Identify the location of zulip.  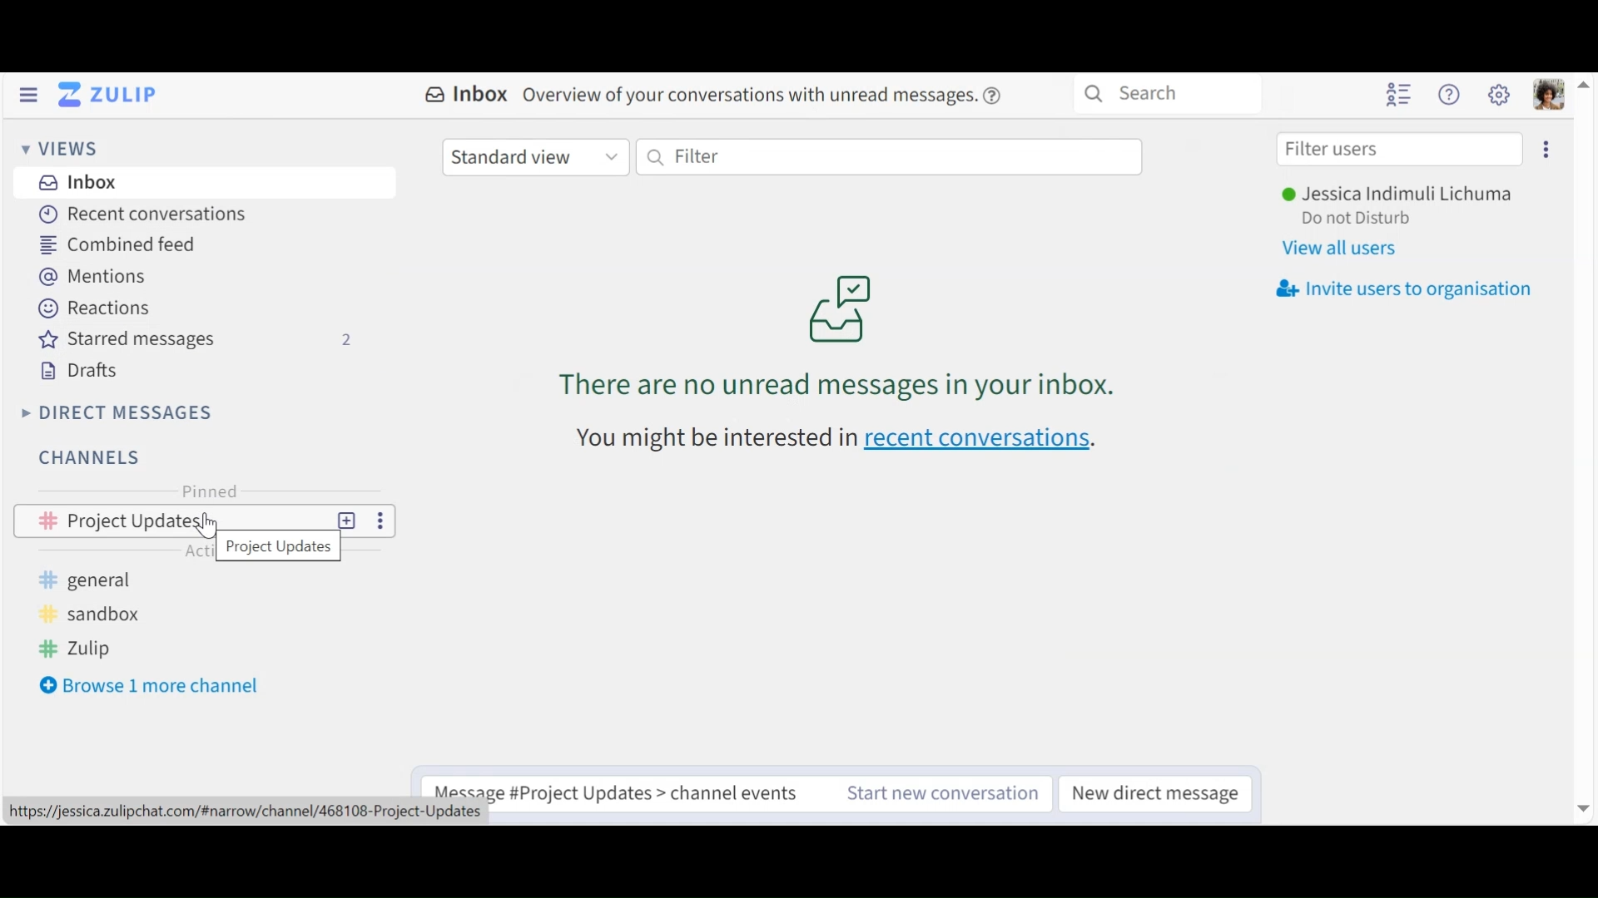
(83, 650).